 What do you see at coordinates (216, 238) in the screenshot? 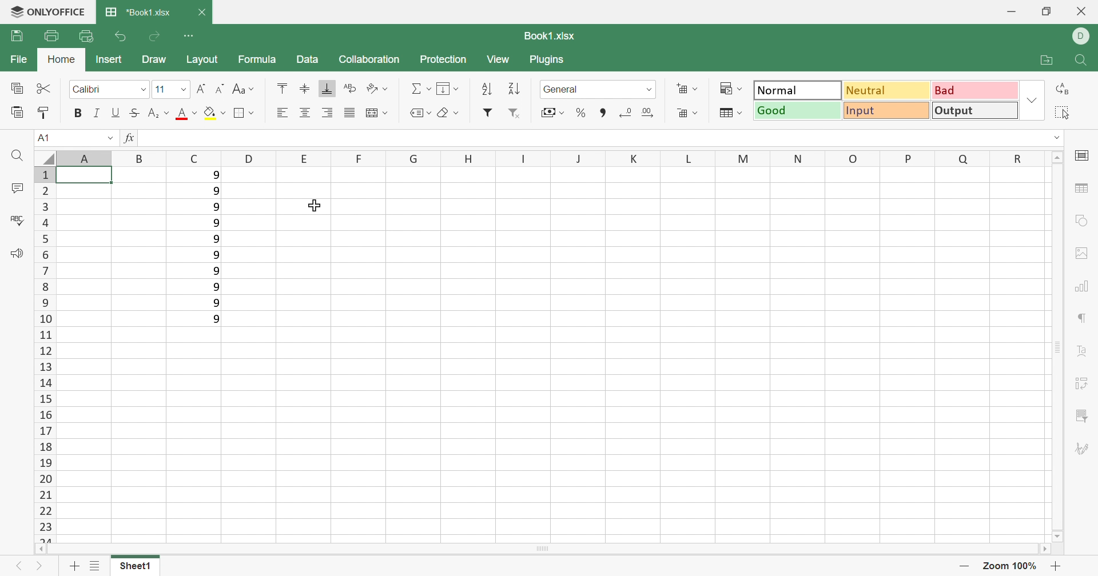
I see `9` at bounding box center [216, 238].